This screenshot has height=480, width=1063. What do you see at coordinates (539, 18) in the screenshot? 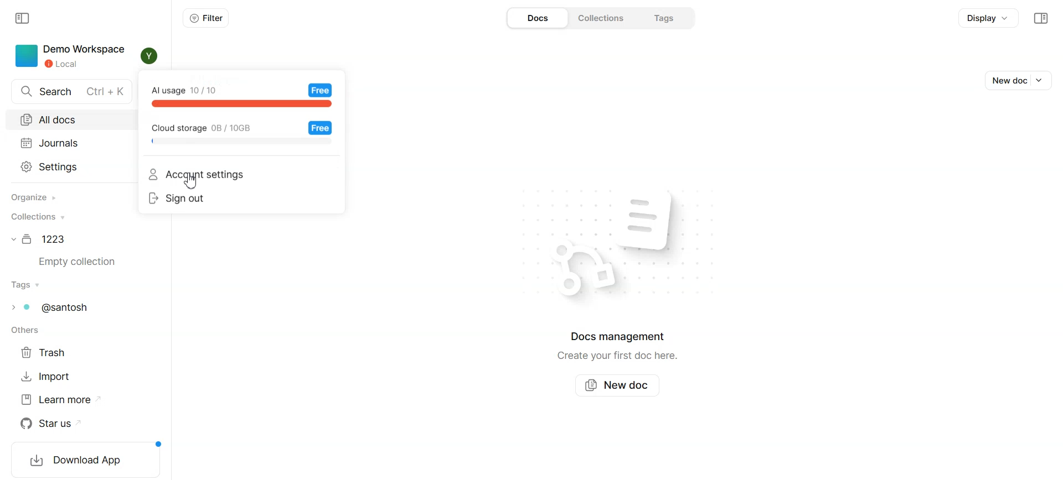
I see `Docs` at bounding box center [539, 18].